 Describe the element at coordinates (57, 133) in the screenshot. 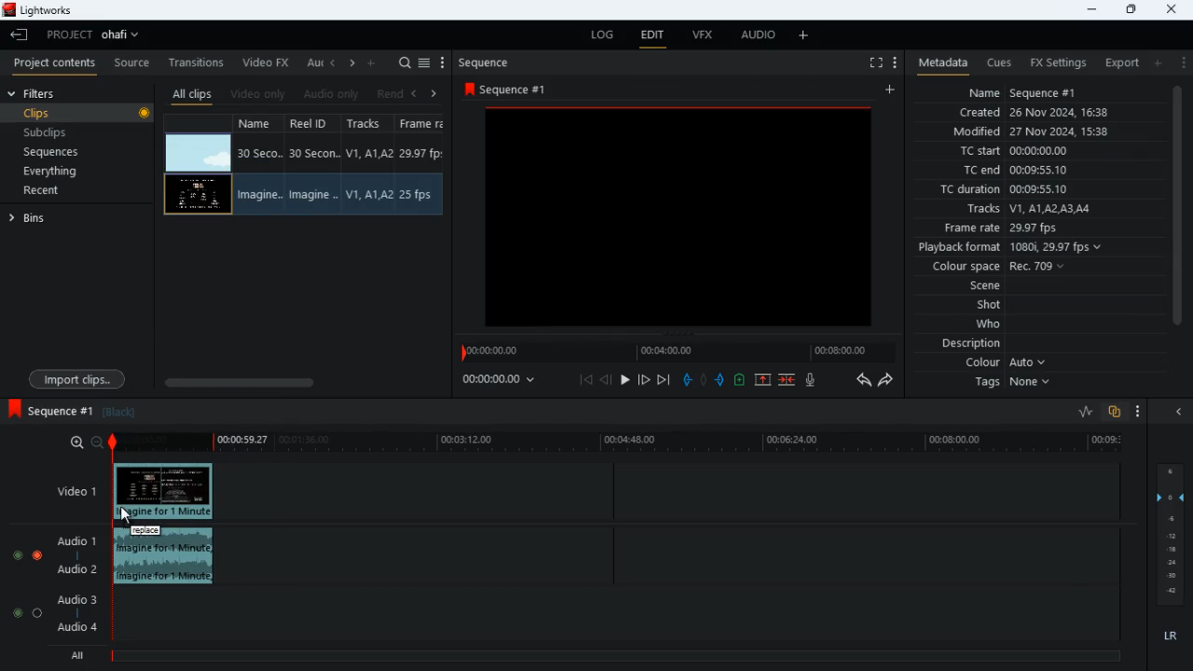

I see `subclips` at that location.